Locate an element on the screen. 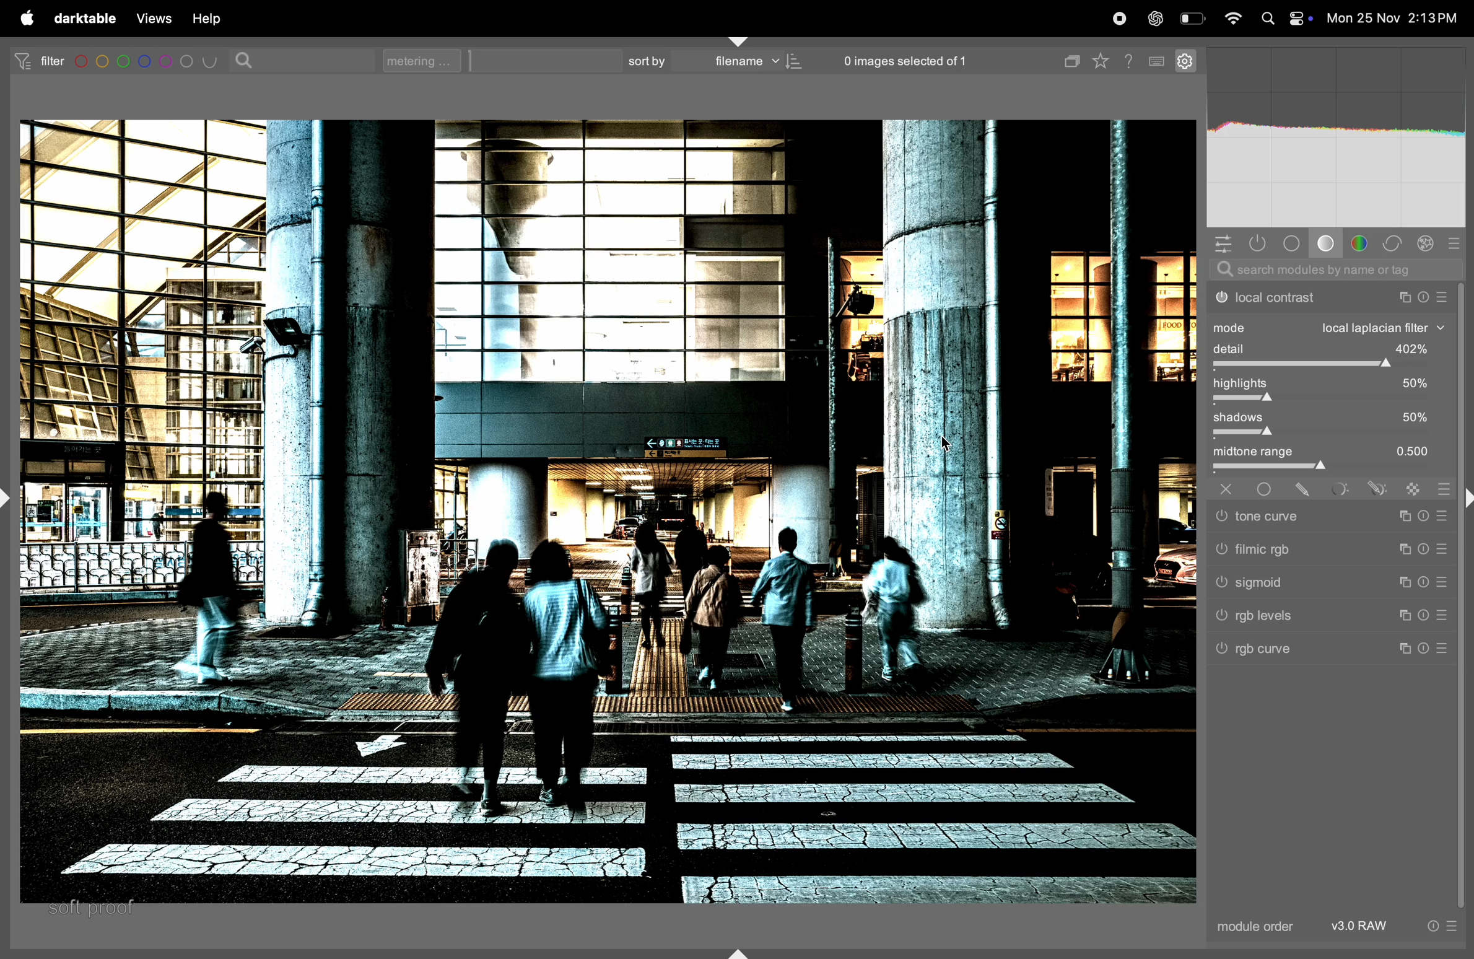  reset is located at coordinates (1424, 547).